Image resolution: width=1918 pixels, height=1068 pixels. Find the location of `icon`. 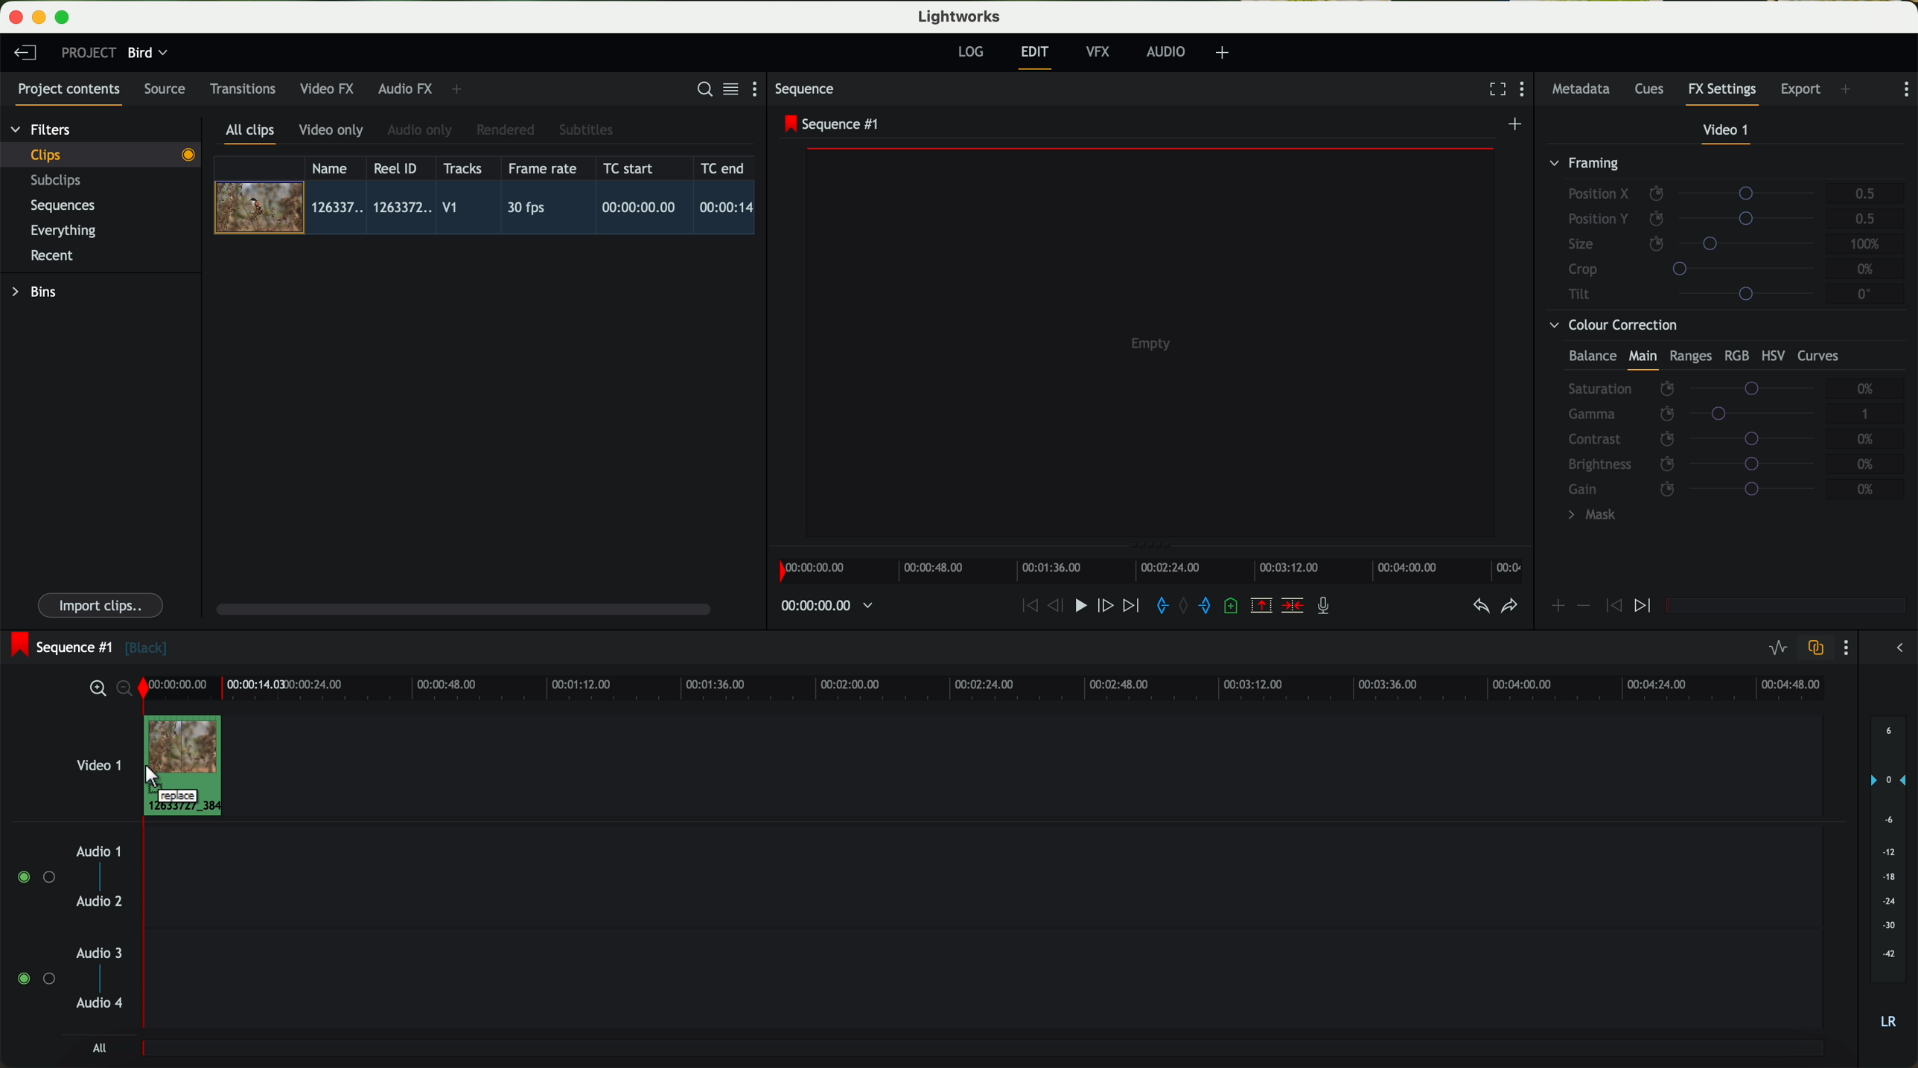

icon is located at coordinates (1645, 607).